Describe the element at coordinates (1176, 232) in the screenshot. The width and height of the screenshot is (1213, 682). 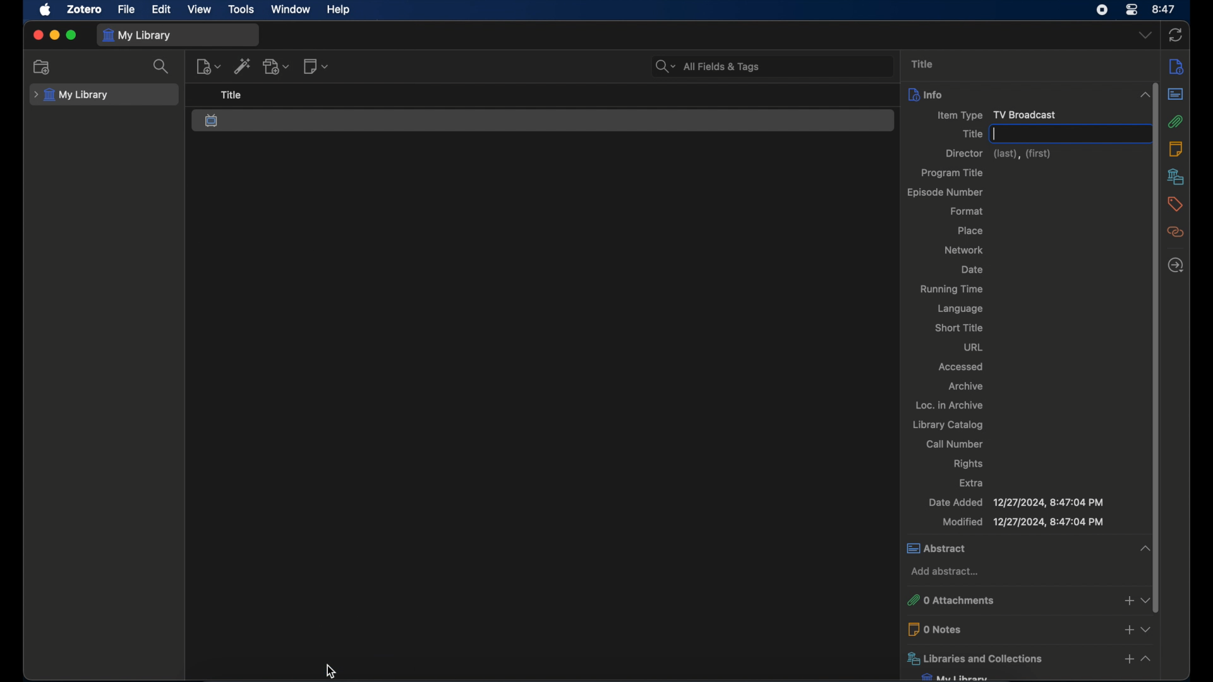
I see `related` at that location.